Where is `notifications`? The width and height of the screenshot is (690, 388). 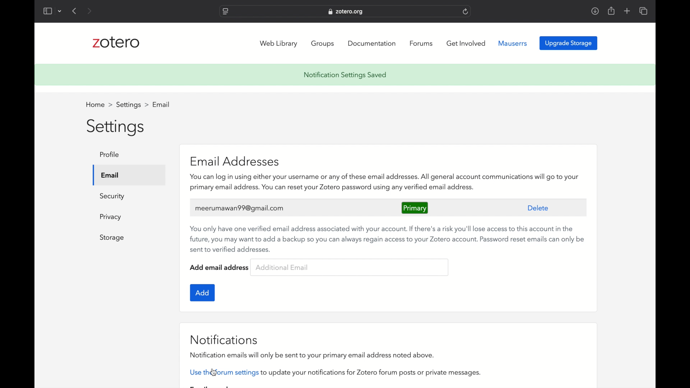 notifications is located at coordinates (224, 340).